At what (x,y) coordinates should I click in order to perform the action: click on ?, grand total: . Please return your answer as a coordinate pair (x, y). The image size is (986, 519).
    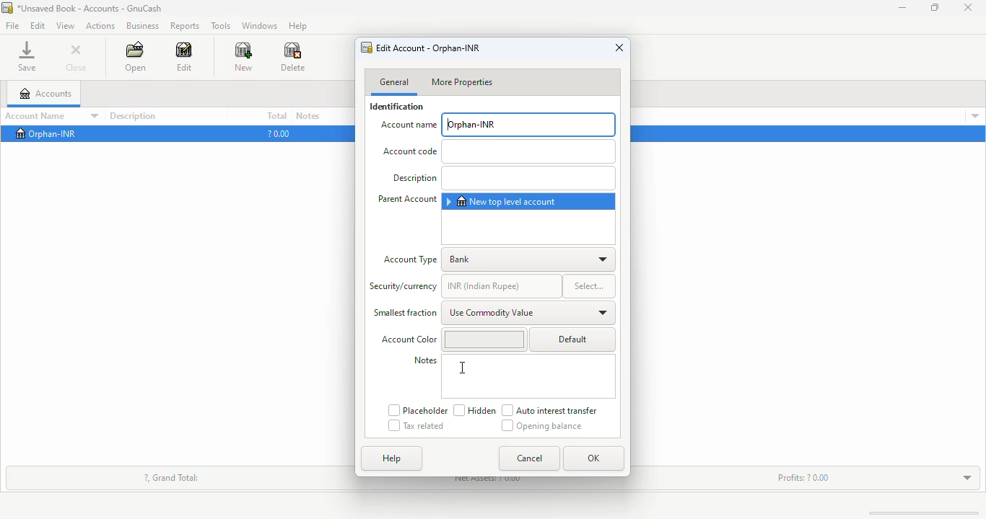
    Looking at the image, I should click on (172, 478).